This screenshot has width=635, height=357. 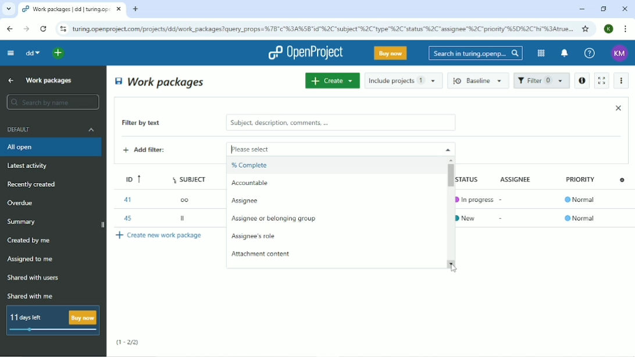 What do you see at coordinates (501, 220) in the screenshot?
I see `-` at bounding box center [501, 220].